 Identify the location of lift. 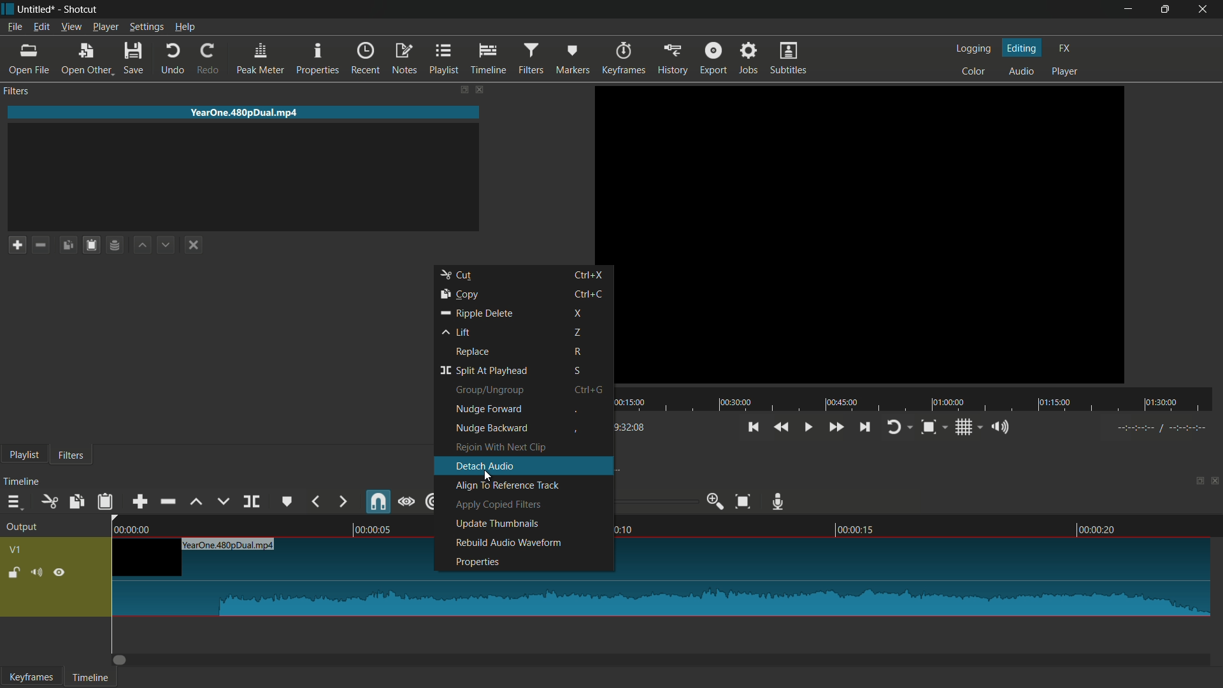
(457, 332).